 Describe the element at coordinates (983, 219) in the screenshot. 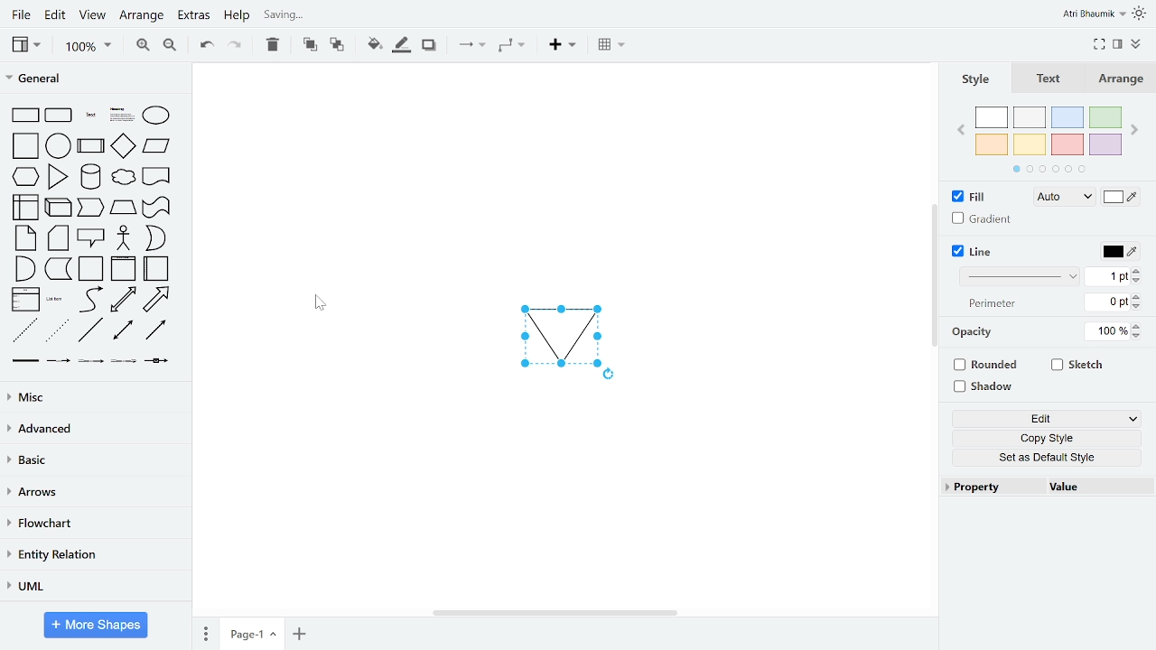

I see `fill gradient` at that location.